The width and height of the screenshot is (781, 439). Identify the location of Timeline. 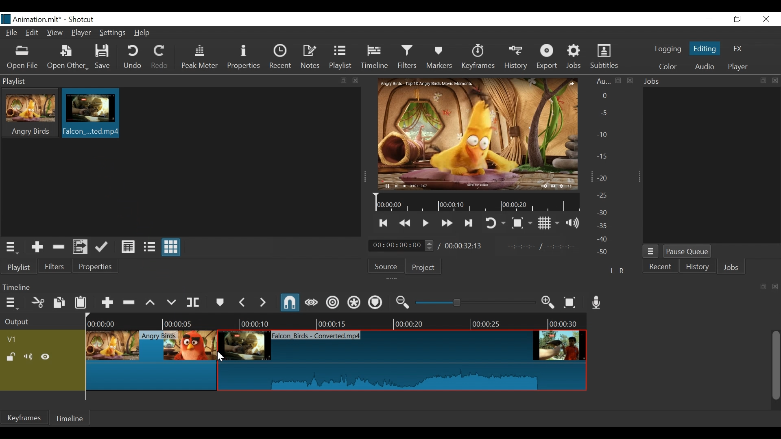
(72, 417).